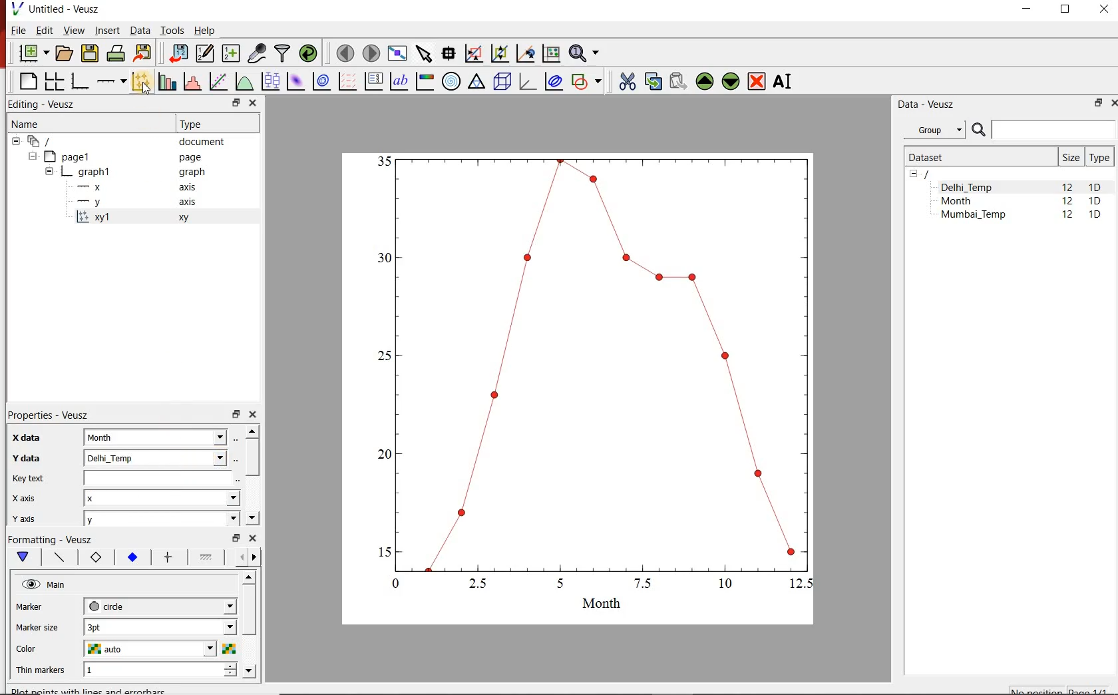 The height and width of the screenshot is (695, 1118). Describe the element at coordinates (1095, 202) in the screenshot. I see `1D` at that location.